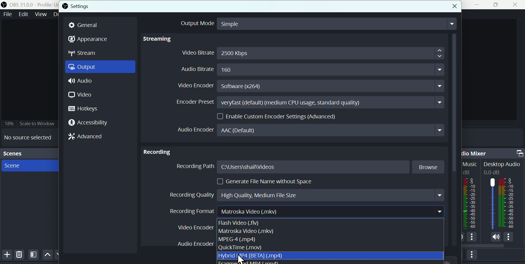 This screenshot has width=525, height=264. I want to click on OBS 31.0 .0 profile untitled scenes new scene, so click(28, 5).